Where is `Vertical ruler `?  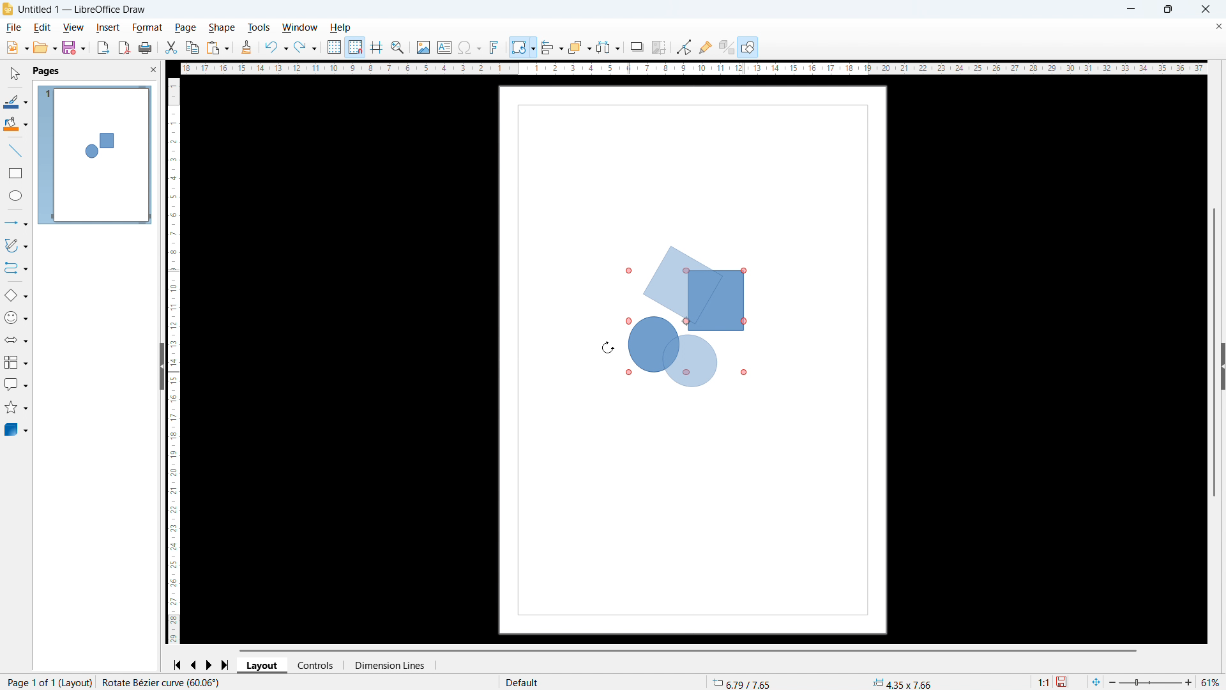 Vertical ruler  is located at coordinates (172, 362).